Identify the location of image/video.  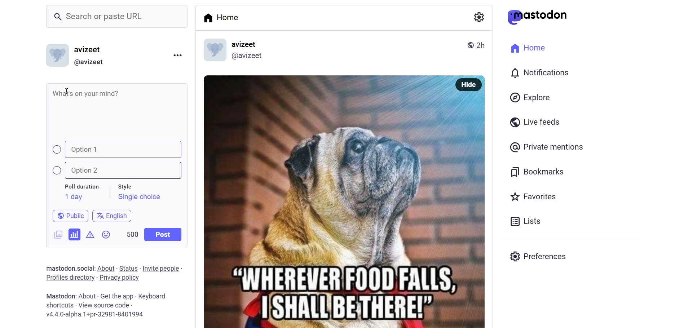
(56, 233).